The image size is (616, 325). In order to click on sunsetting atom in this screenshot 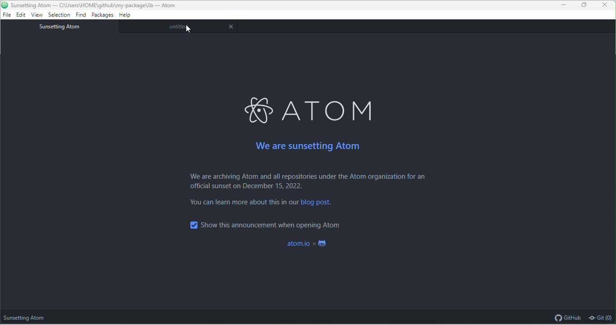, I will do `click(27, 319)`.